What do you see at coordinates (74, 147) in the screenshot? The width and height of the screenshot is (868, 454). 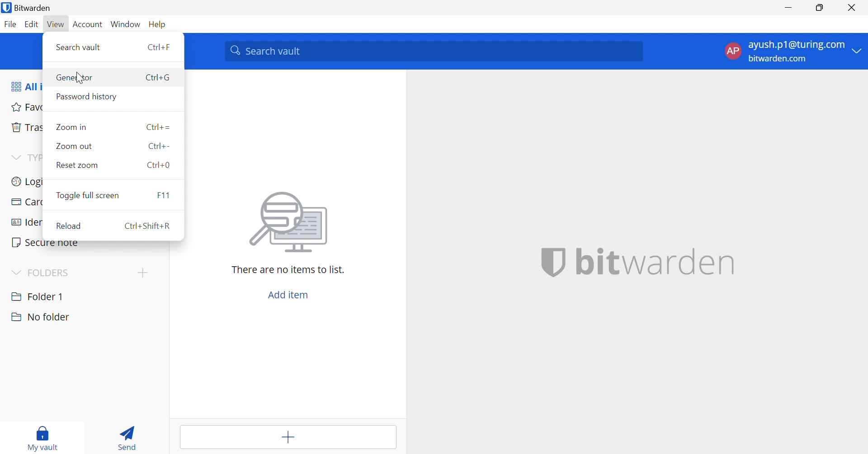 I see `Zoom out` at bounding box center [74, 147].